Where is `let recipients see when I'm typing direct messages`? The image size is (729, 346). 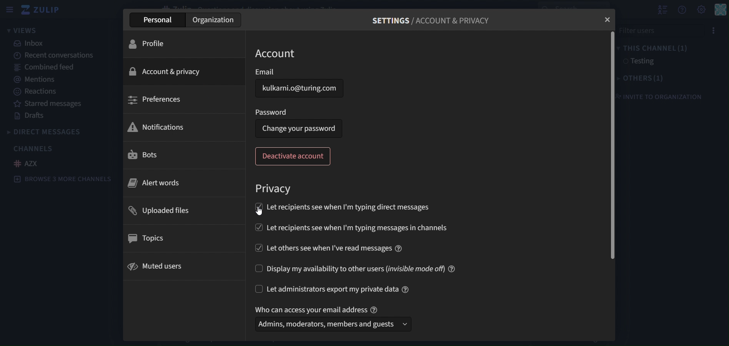 let recipients see when I'm typing direct messages is located at coordinates (343, 206).